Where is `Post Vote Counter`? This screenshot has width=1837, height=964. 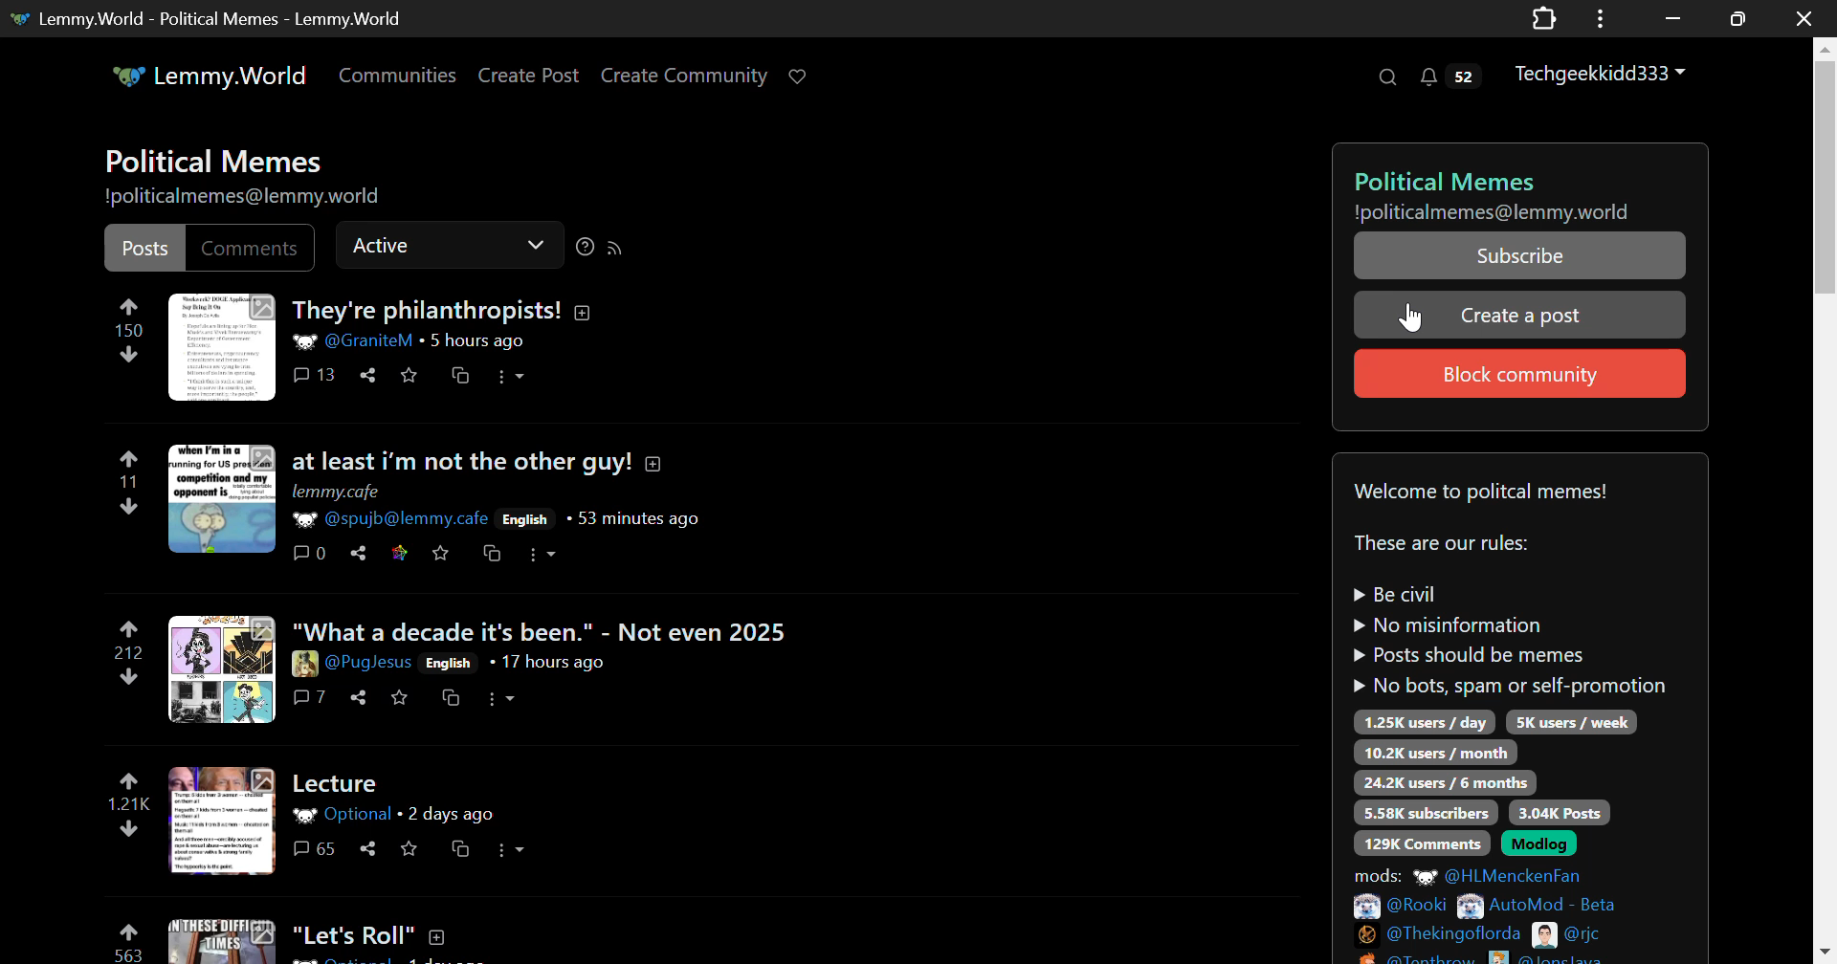
Post Vote Counter is located at coordinates (126, 808).